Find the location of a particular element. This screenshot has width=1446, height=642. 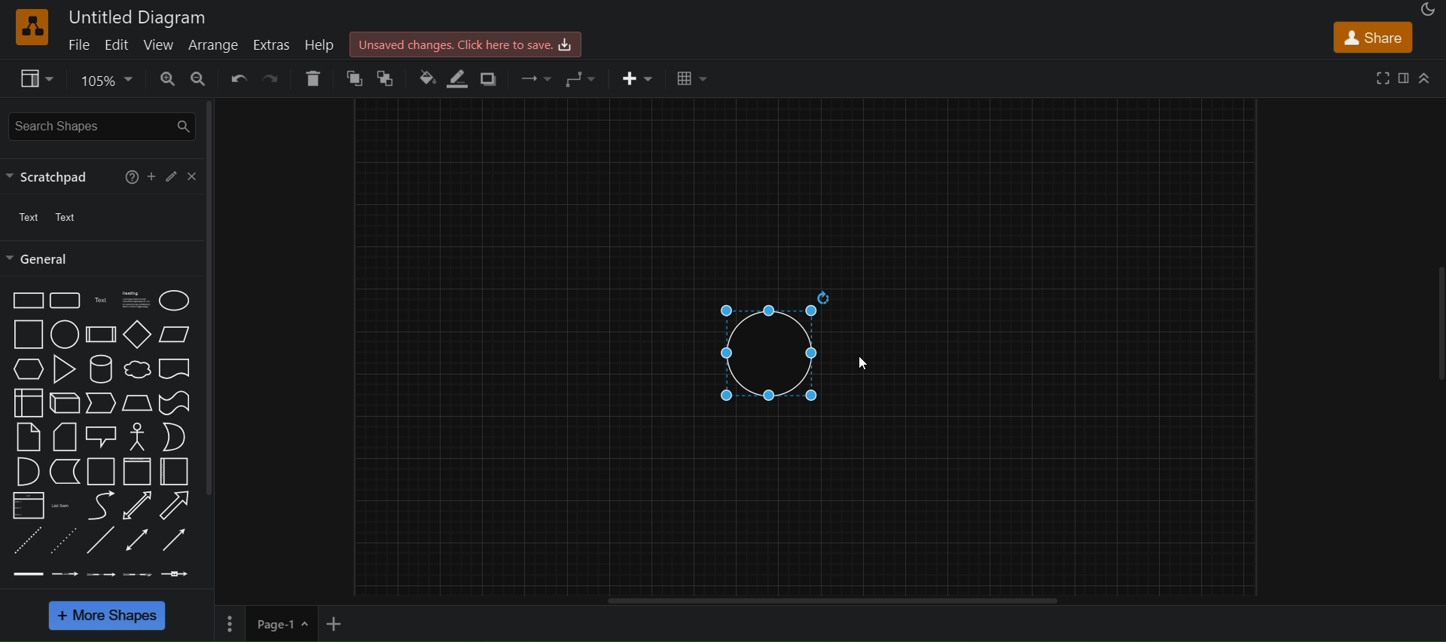

dashed line is located at coordinates (26, 540).